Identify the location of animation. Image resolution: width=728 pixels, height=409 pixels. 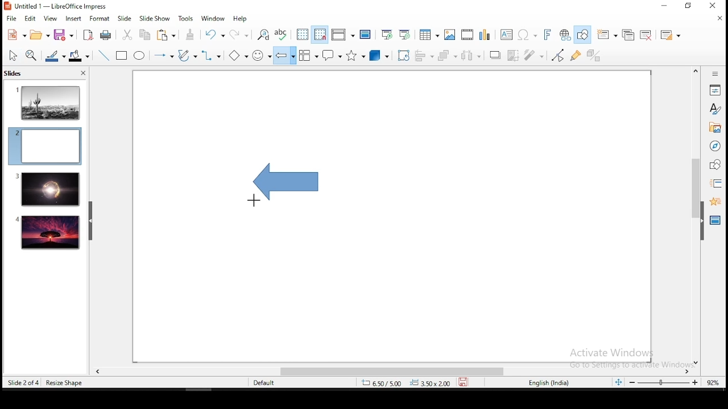
(714, 201).